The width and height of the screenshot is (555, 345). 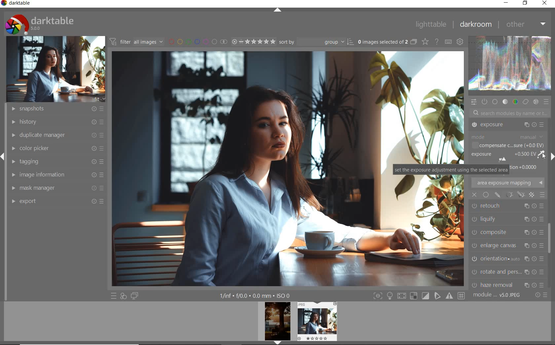 I want to click on SCROLLBAR, so click(x=551, y=242).